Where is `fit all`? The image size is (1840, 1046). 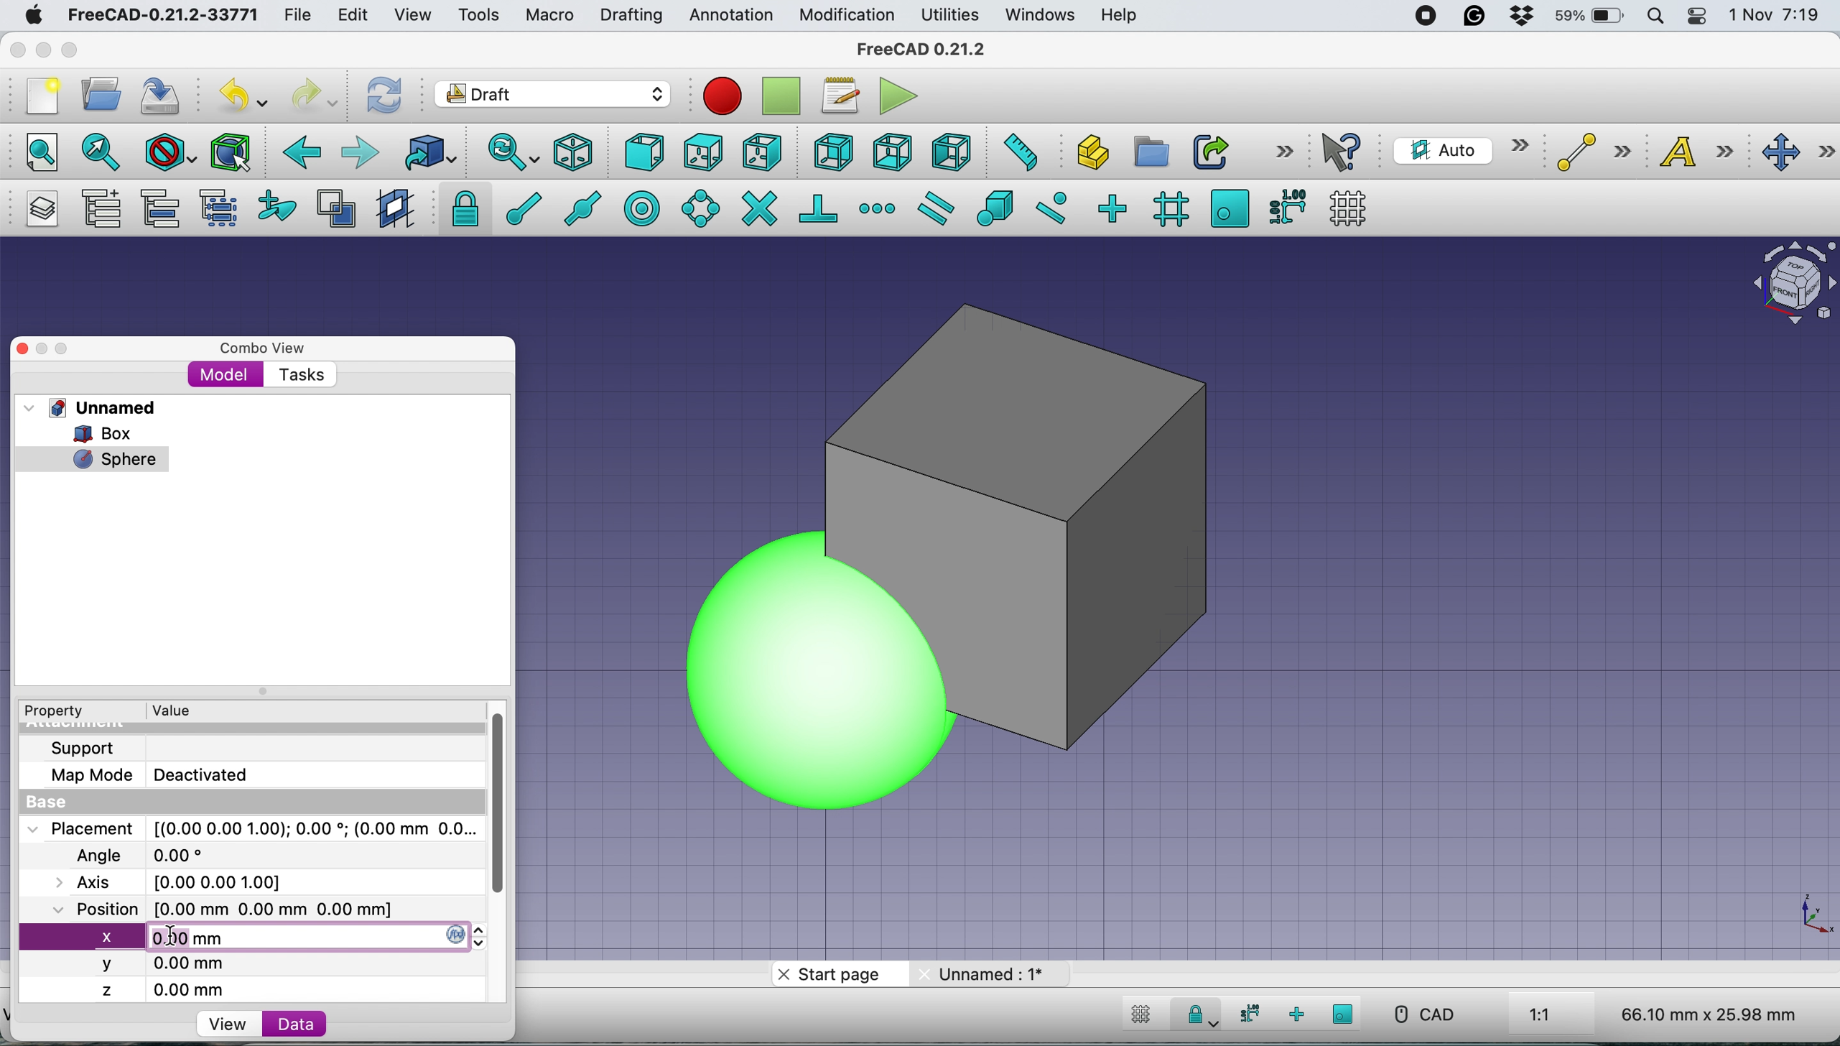
fit all is located at coordinates (34, 150).